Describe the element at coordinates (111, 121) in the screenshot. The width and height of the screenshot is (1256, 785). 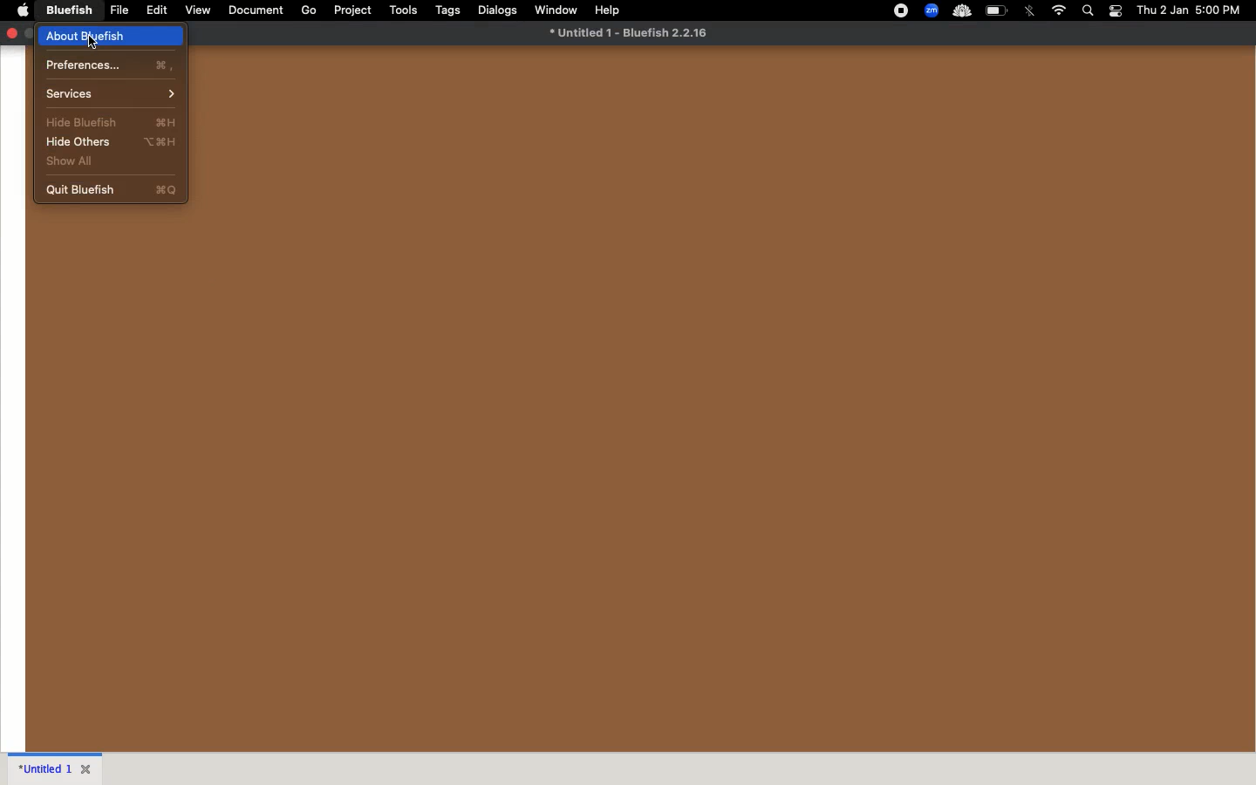
I see `hide bluefish` at that location.